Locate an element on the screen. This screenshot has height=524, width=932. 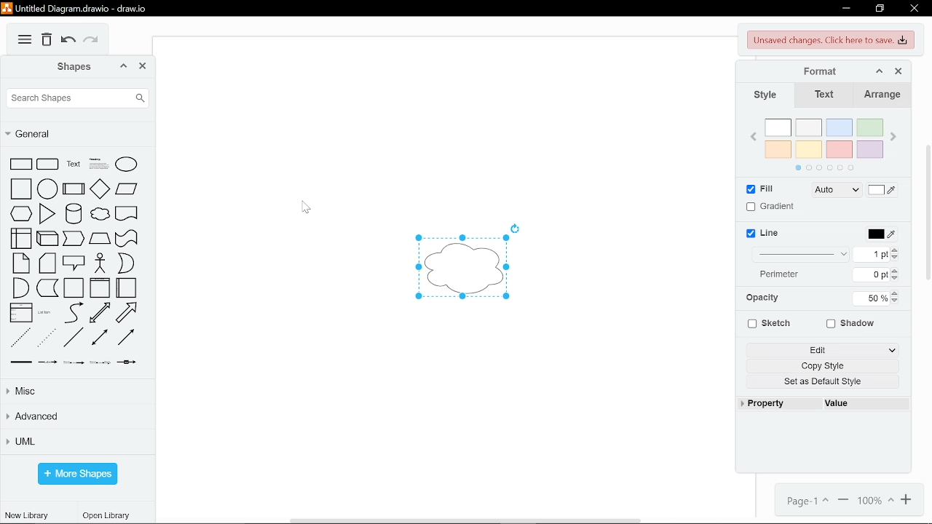
actor is located at coordinates (100, 263).